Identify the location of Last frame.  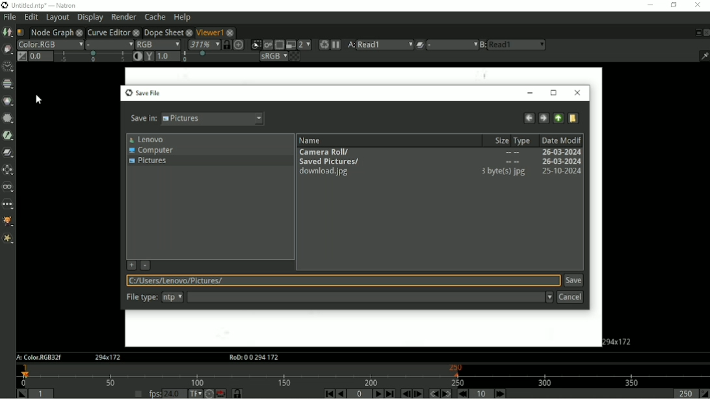
(389, 393).